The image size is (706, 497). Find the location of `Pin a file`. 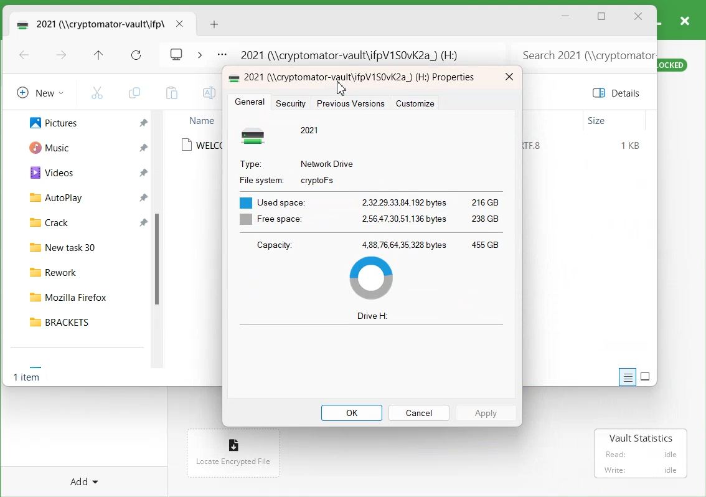

Pin a file is located at coordinates (144, 173).